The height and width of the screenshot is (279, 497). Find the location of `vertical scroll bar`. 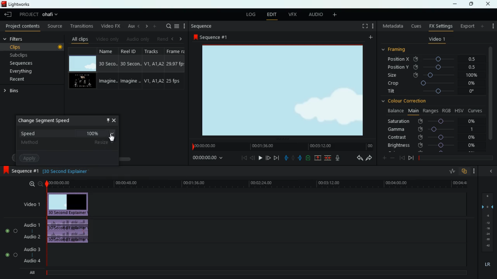

vertical scroll bar is located at coordinates (491, 93).